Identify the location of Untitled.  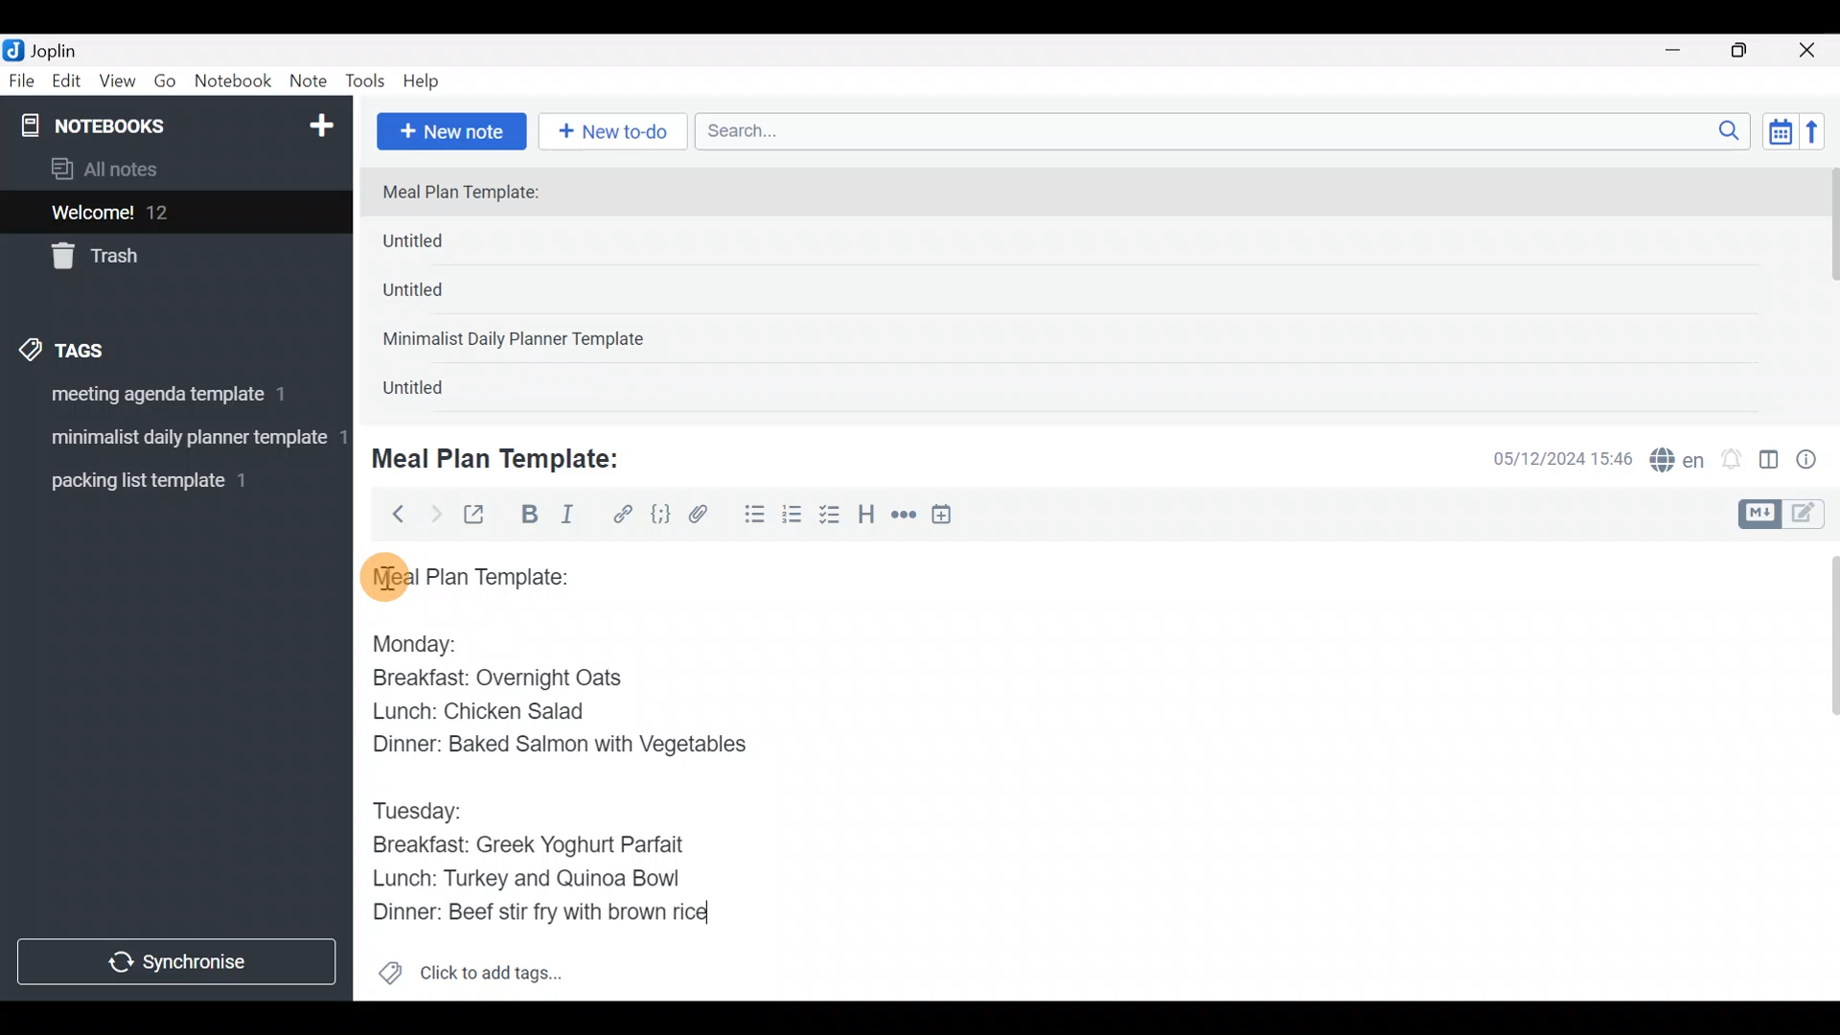
(435, 392).